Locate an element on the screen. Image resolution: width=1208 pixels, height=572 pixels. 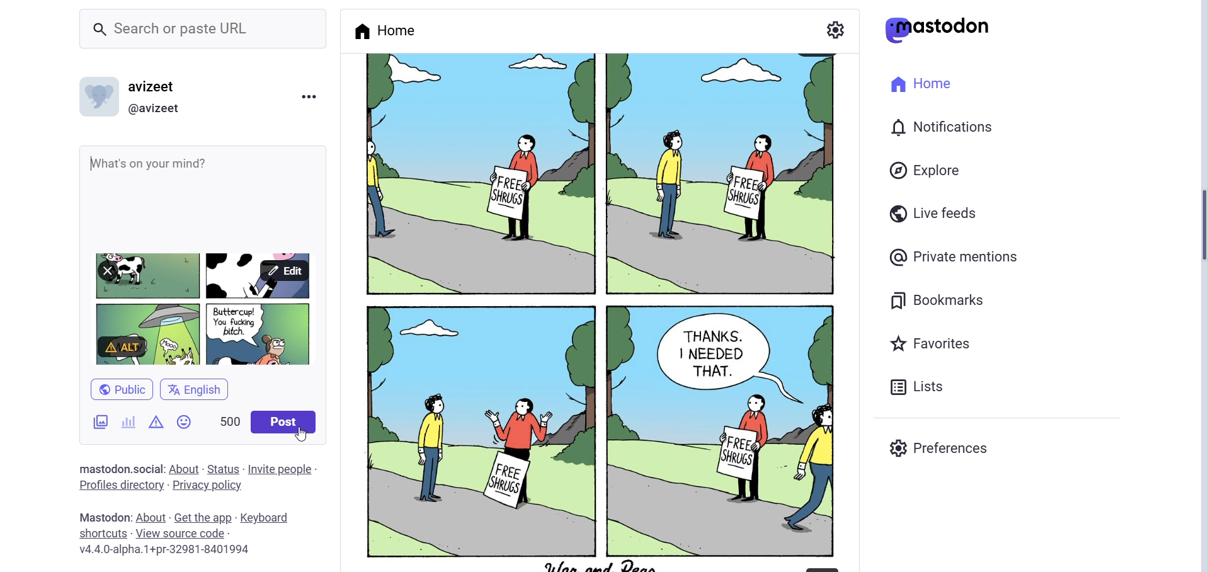
Live Feeds is located at coordinates (934, 213).